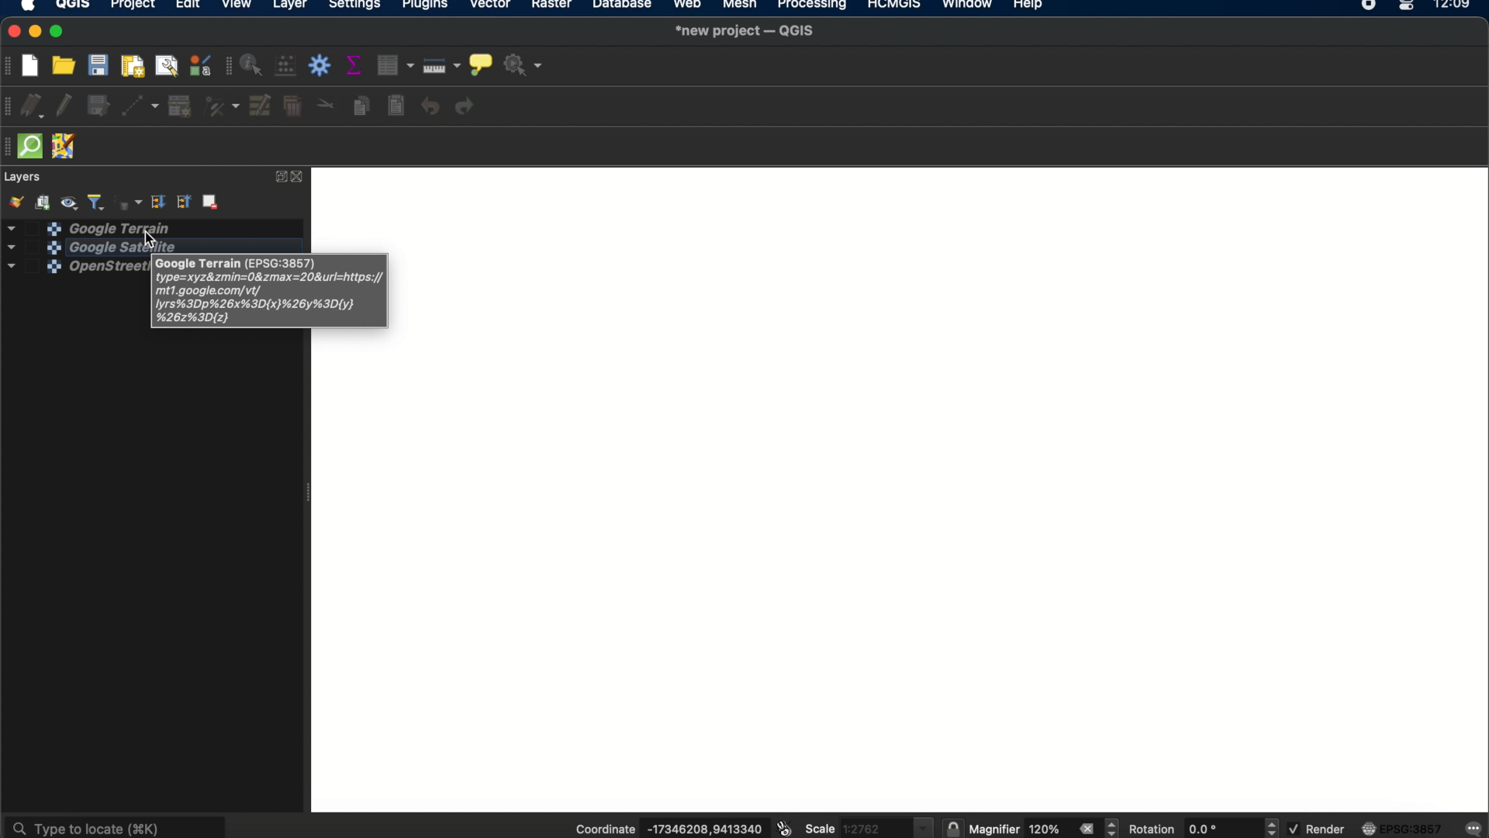  I want to click on new project, so click(35, 64).